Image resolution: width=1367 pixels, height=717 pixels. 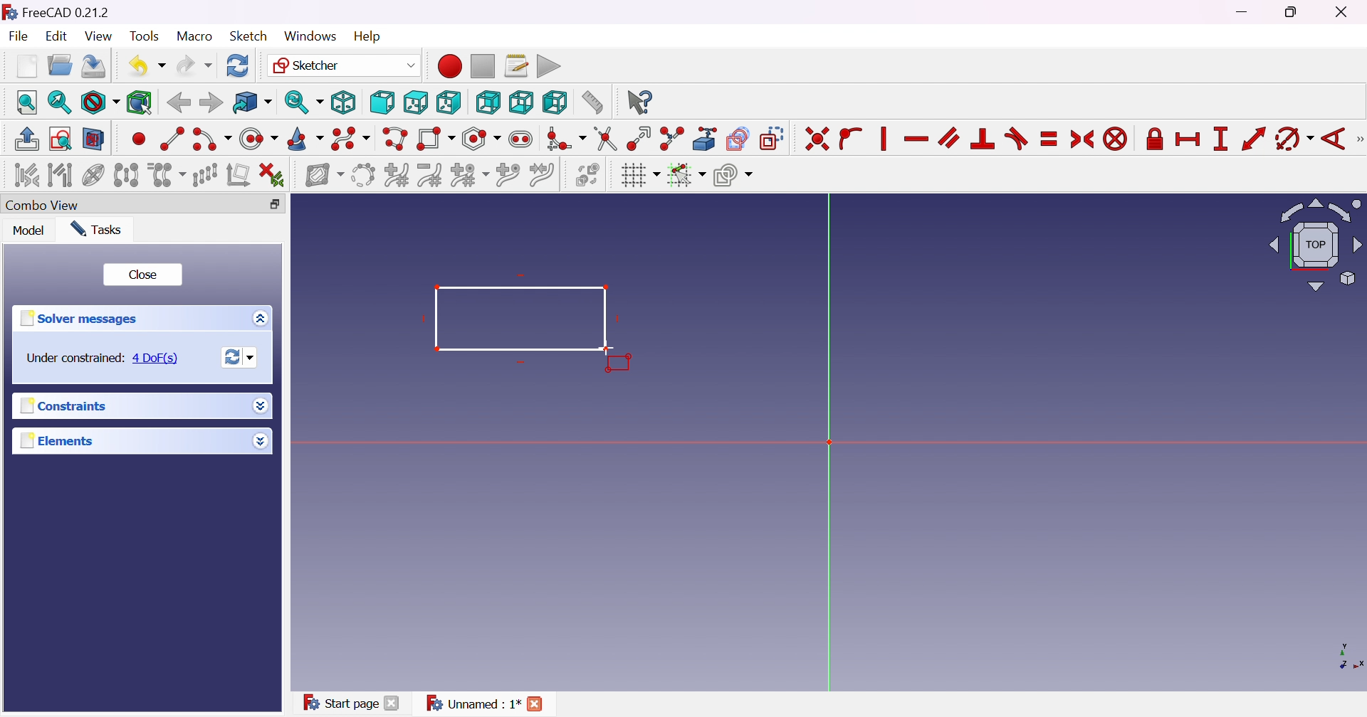 What do you see at coordinates (145, 273) in the screenshot?
I see `Close` at bounding box center [145, 273].